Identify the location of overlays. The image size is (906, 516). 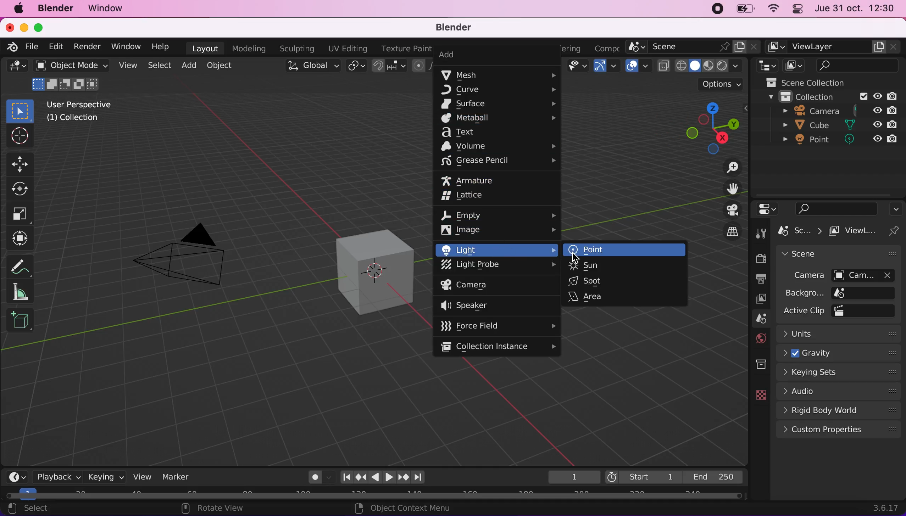
(638, 68).